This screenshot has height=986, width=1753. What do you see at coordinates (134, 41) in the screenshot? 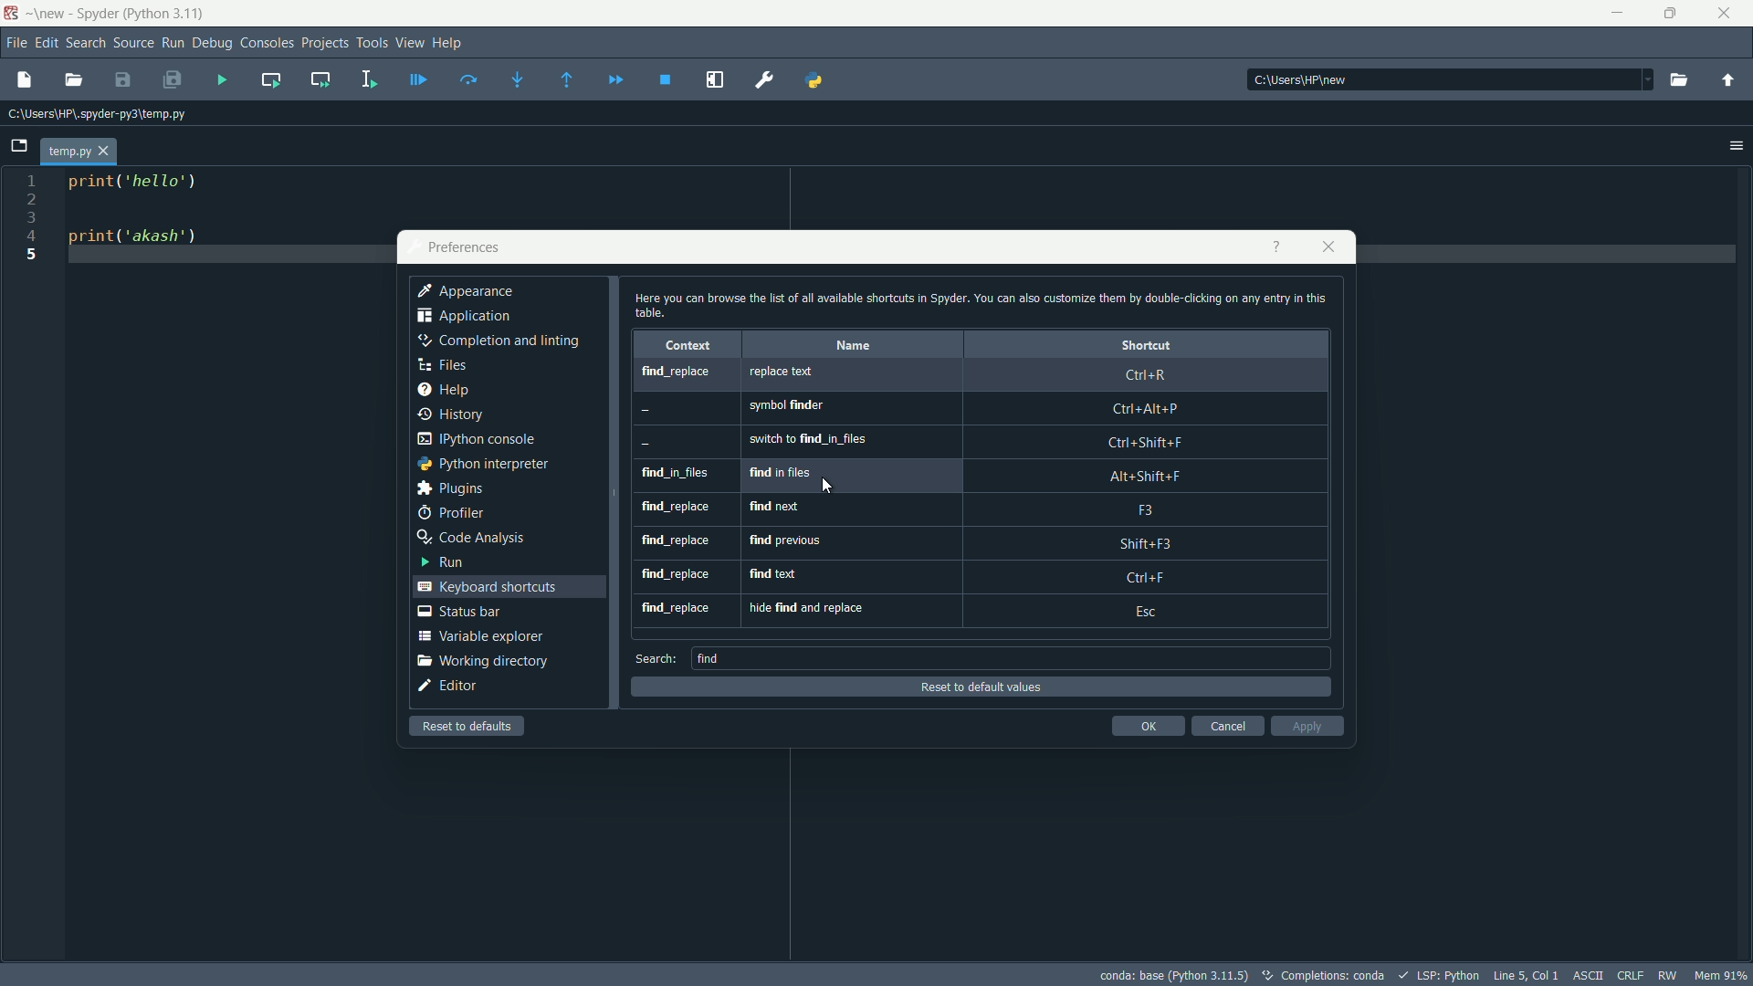
I see `Source menu` at bounding box center [134, 41].